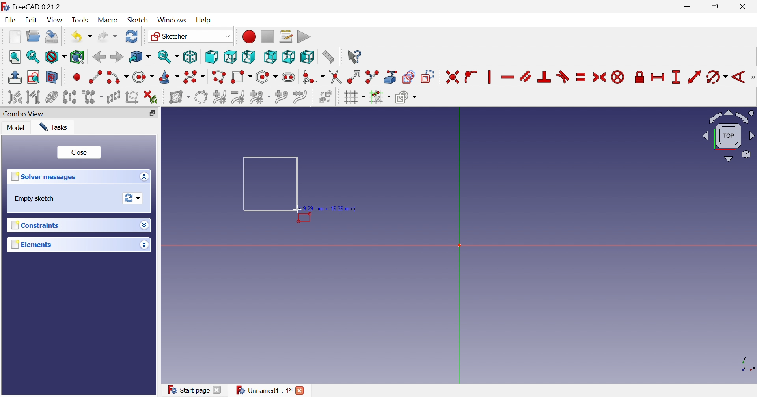  What do you see at coordinates (263, 390) in the screenshot?
I see `Unnamed : 1` at bounding box center [263, 390].